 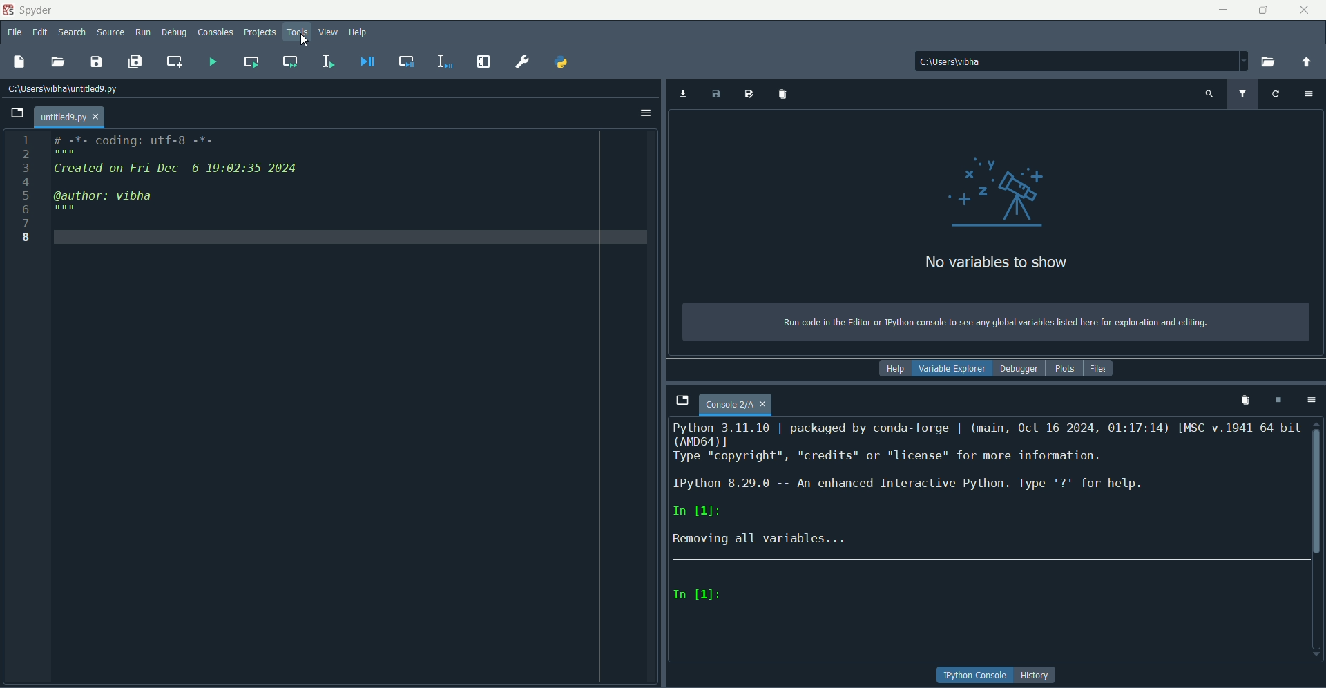 What do you see at coordinates (289, 61) in the screenshot?
I see `run current cell and go` at bounding box center [289, 61].